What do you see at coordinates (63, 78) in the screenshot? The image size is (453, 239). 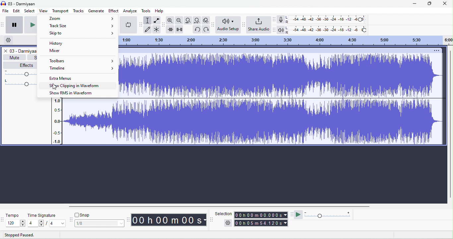 I see `extra menus` at bounding box center [63, 78].